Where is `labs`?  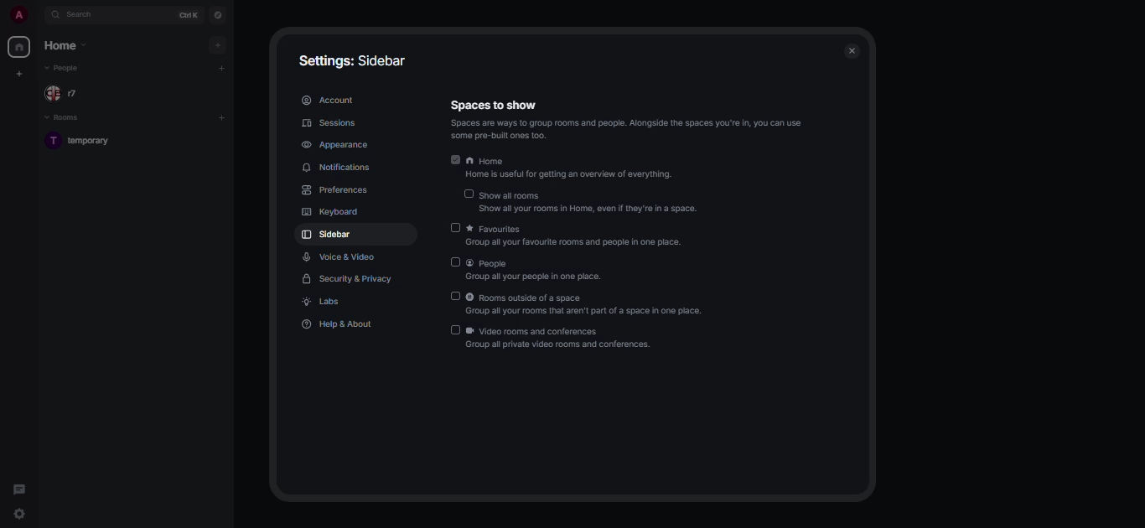 labs is located at coordinates (325, 303).